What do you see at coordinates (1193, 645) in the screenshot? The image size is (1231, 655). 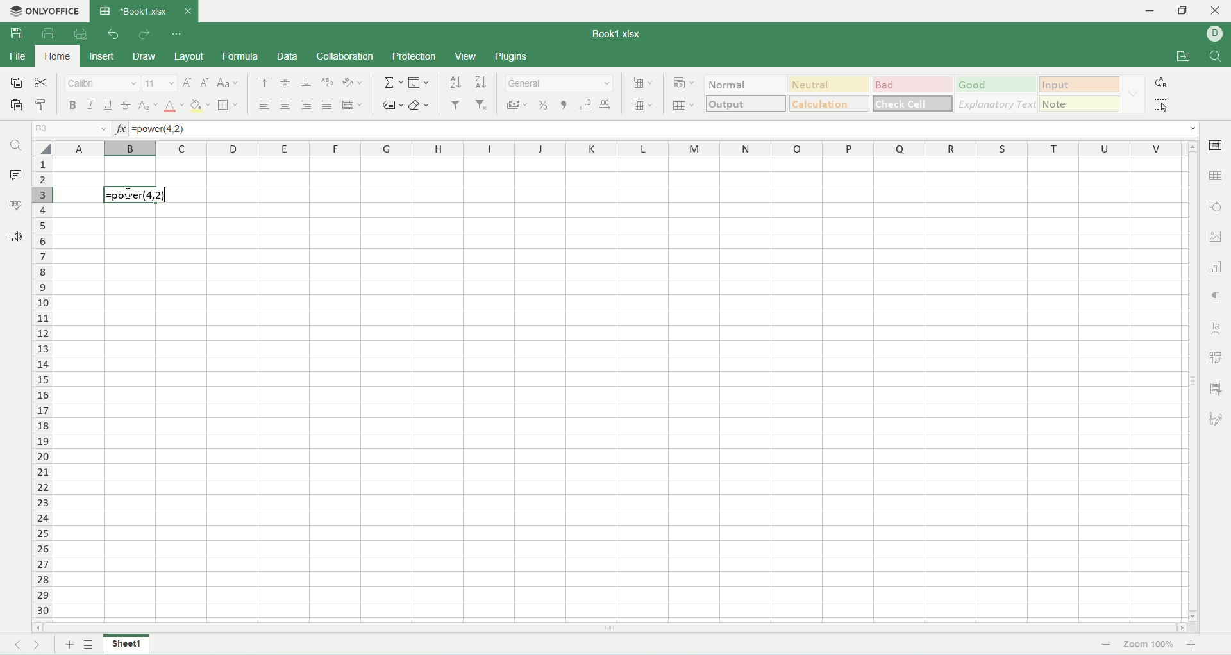 I see `zoom in` at bounding box center [1193, 645].